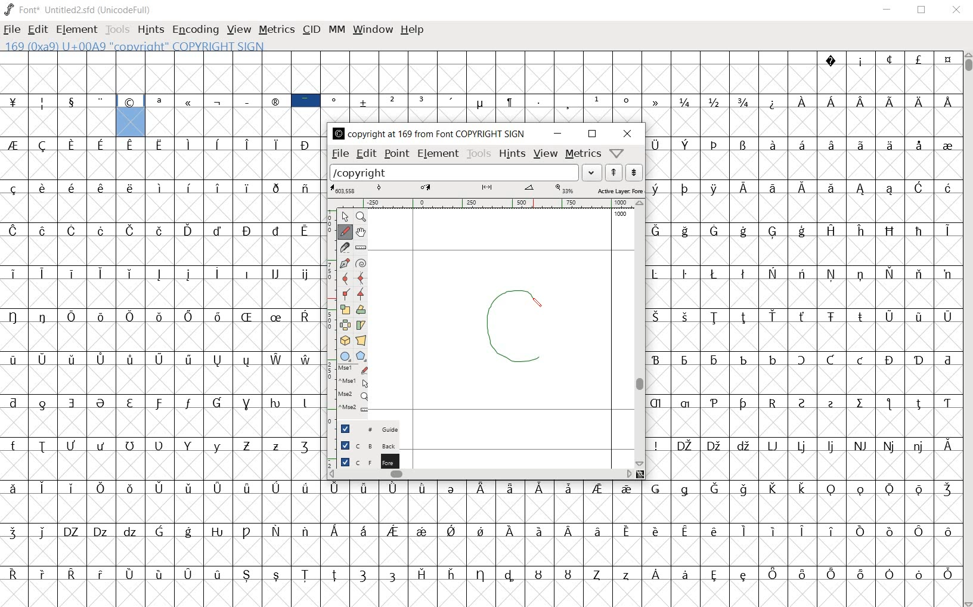 This screenshot has height=607, width=973. Describe the element at coordinates (361, 248) in the screenshot. I see `measure a distance, angle between points` at that location.